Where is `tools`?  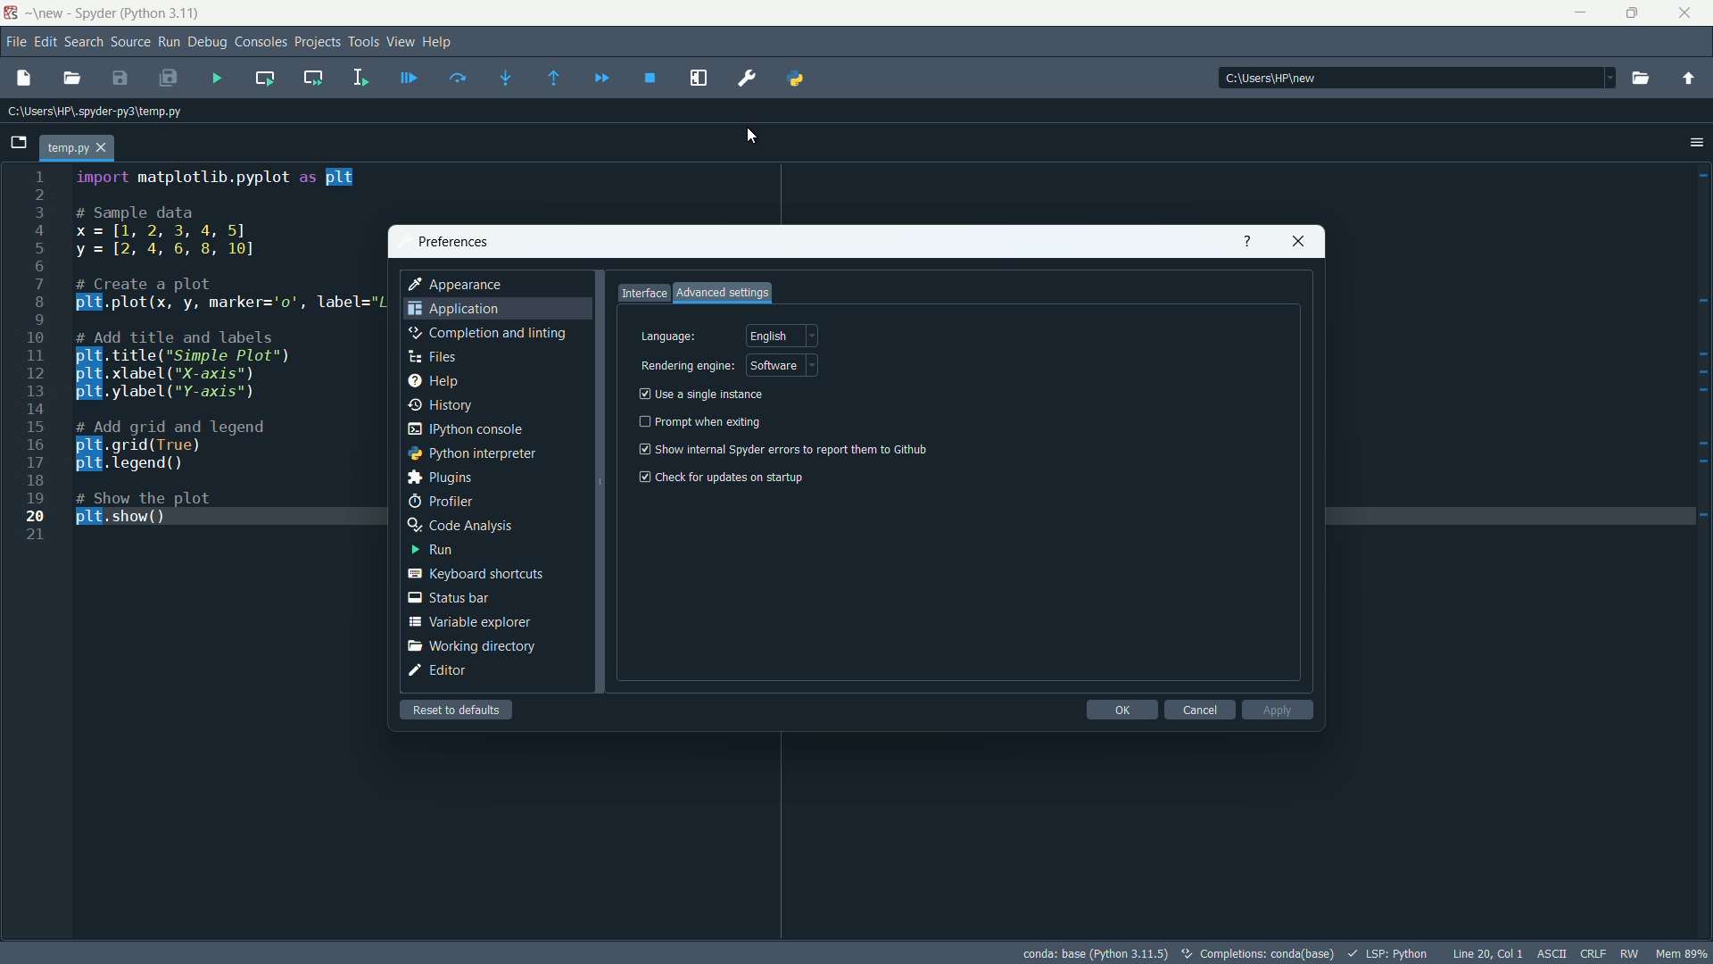 tools is located at coordinates (365, 43).